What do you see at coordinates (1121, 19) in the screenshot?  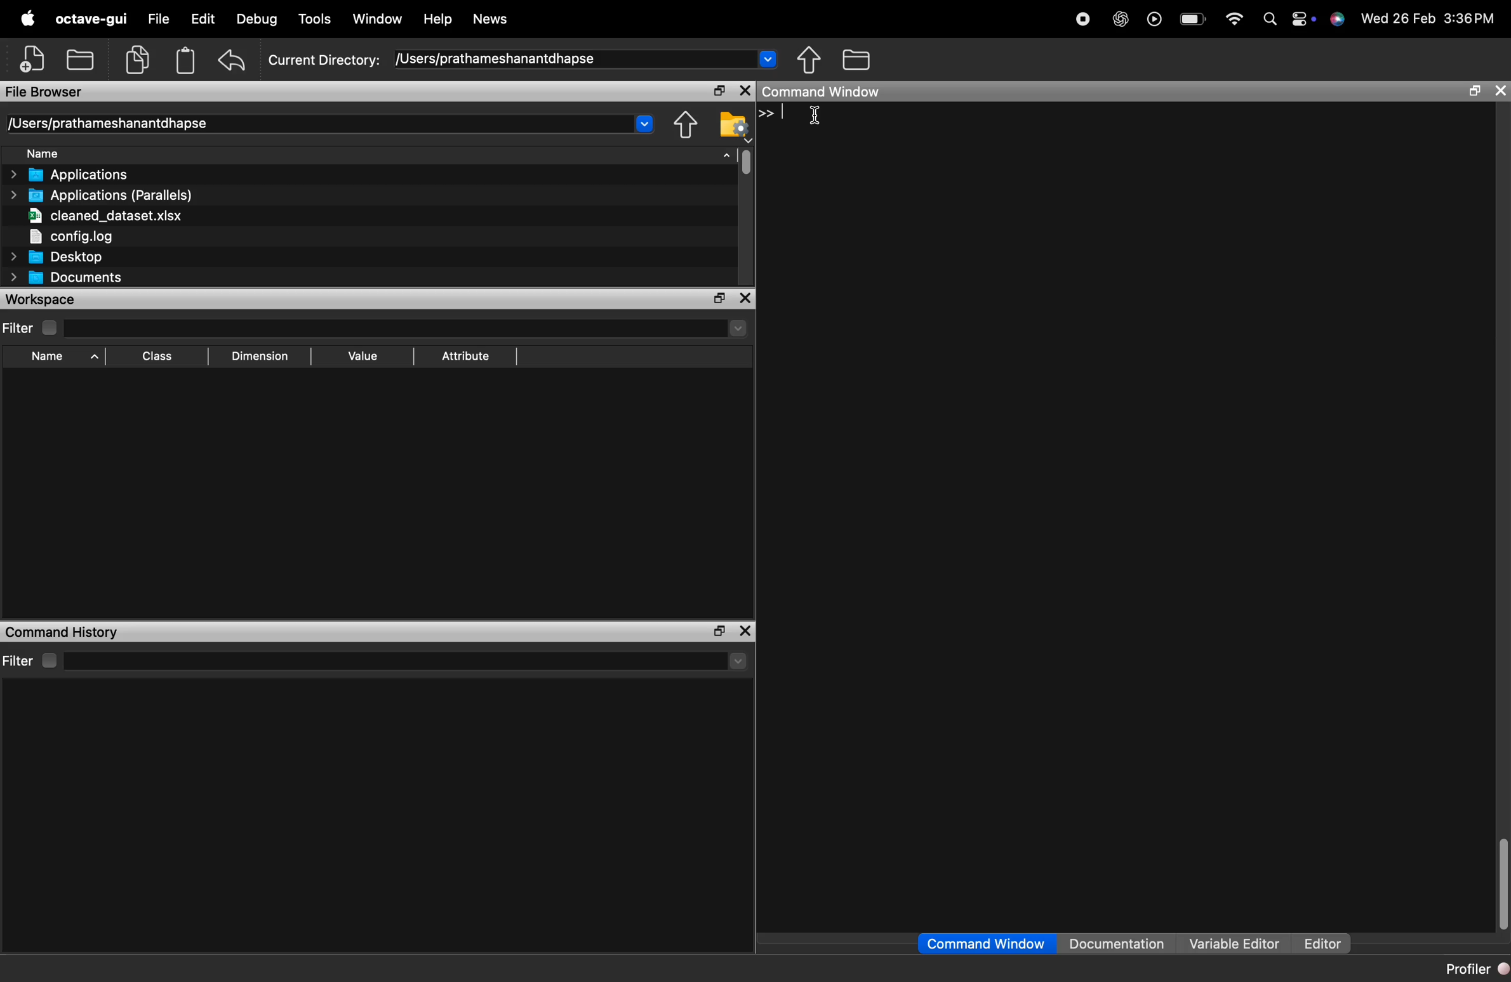 I see `chat gpt` at bounding box center [1121, 19].